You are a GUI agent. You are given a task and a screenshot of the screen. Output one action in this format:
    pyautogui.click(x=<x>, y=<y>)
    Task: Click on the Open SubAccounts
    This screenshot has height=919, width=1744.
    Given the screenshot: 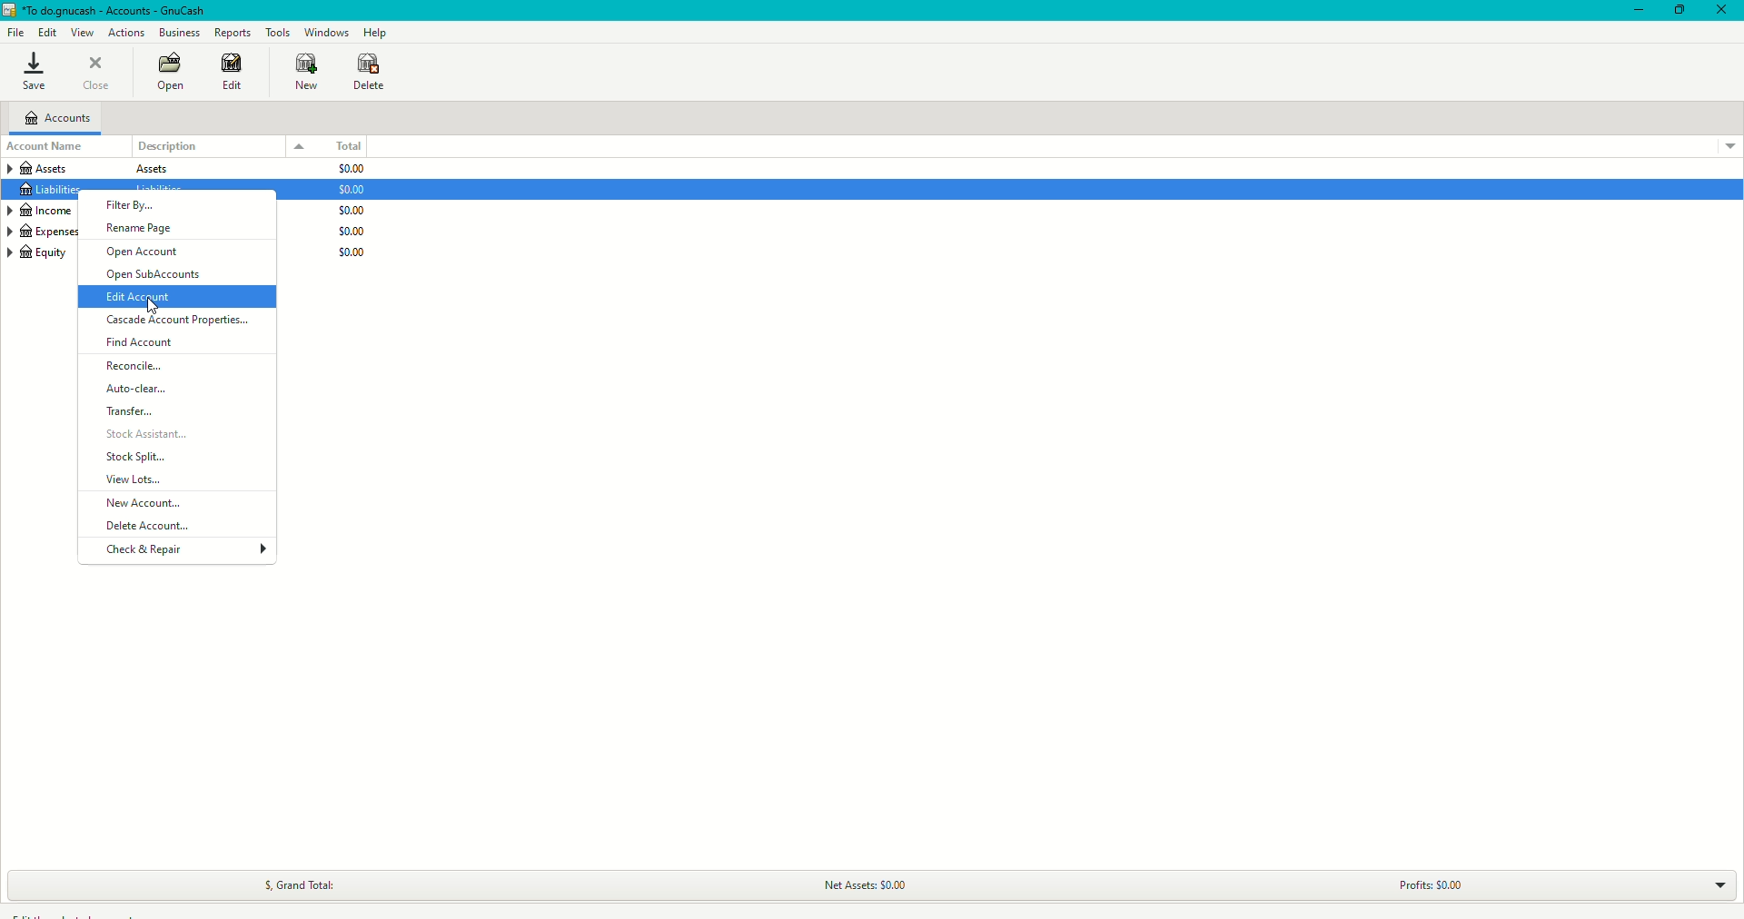 What is the action you would take?
    pyautogui.click(x=158, y=273)
    